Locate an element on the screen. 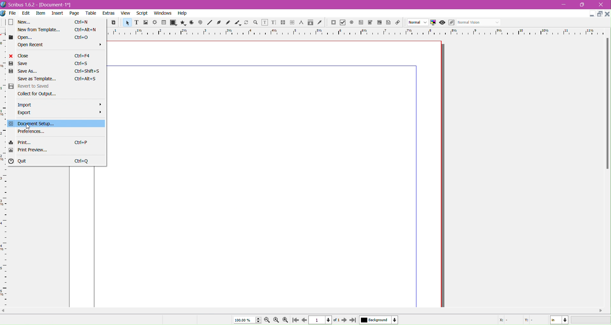  visual appearance of the display is located at coordinates (478, 23).